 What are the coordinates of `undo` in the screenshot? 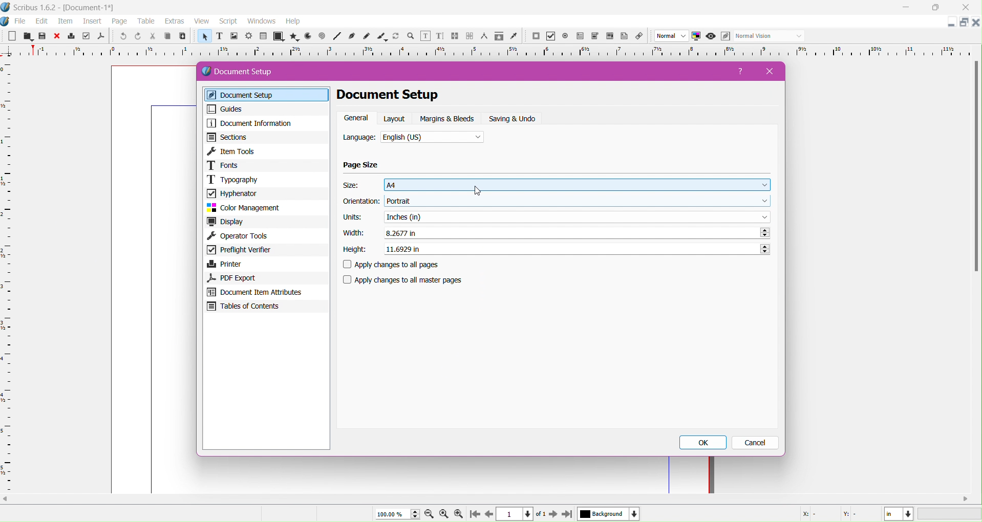 It's located at (122, 37).